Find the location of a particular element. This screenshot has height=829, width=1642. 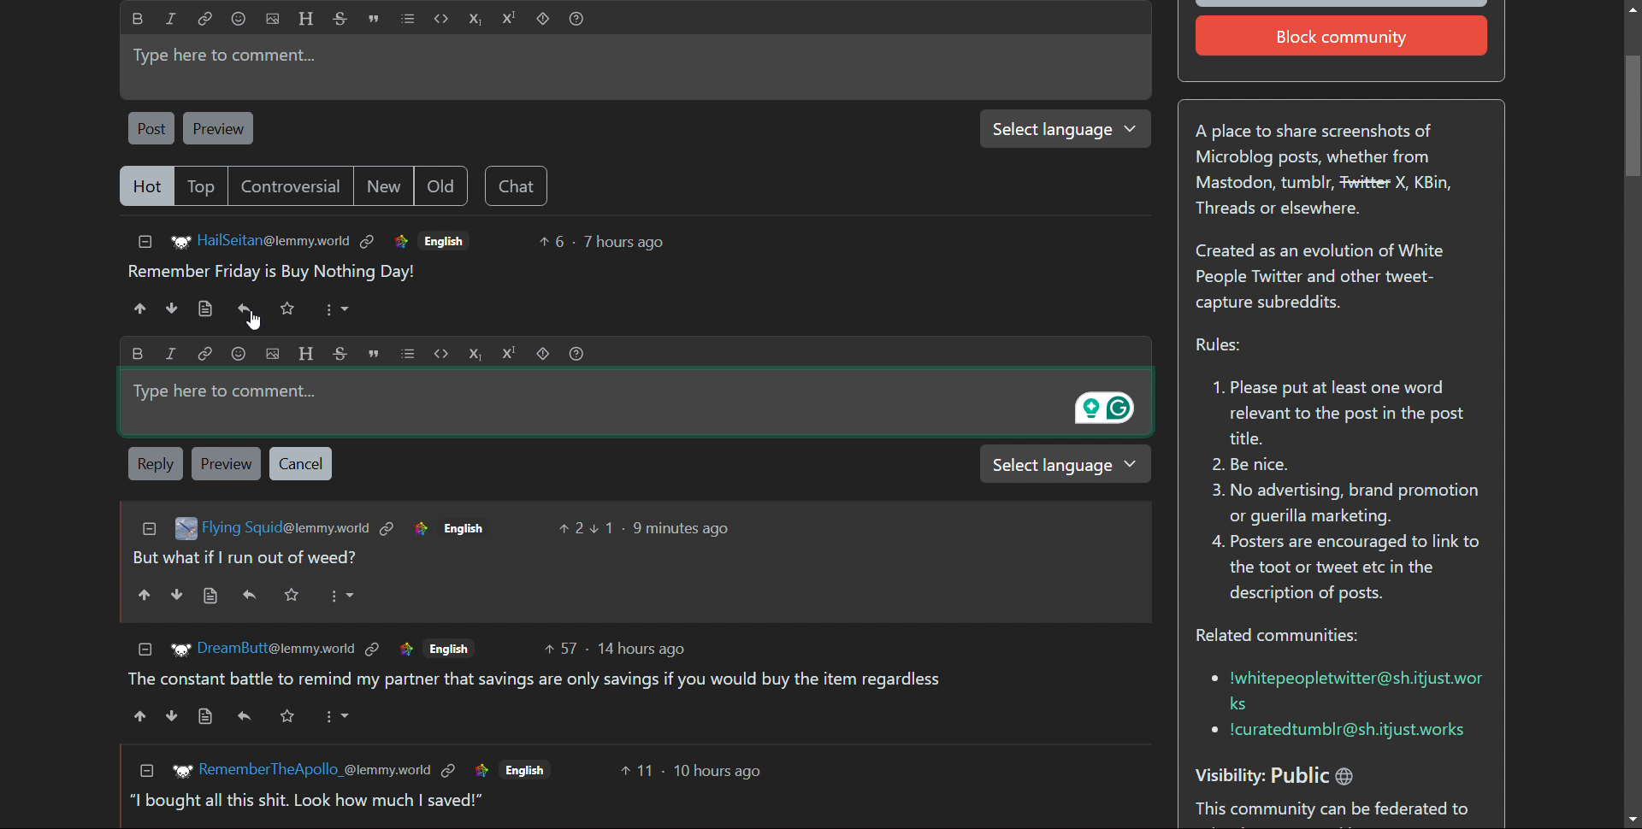

header is located at coordinates (303, 350).